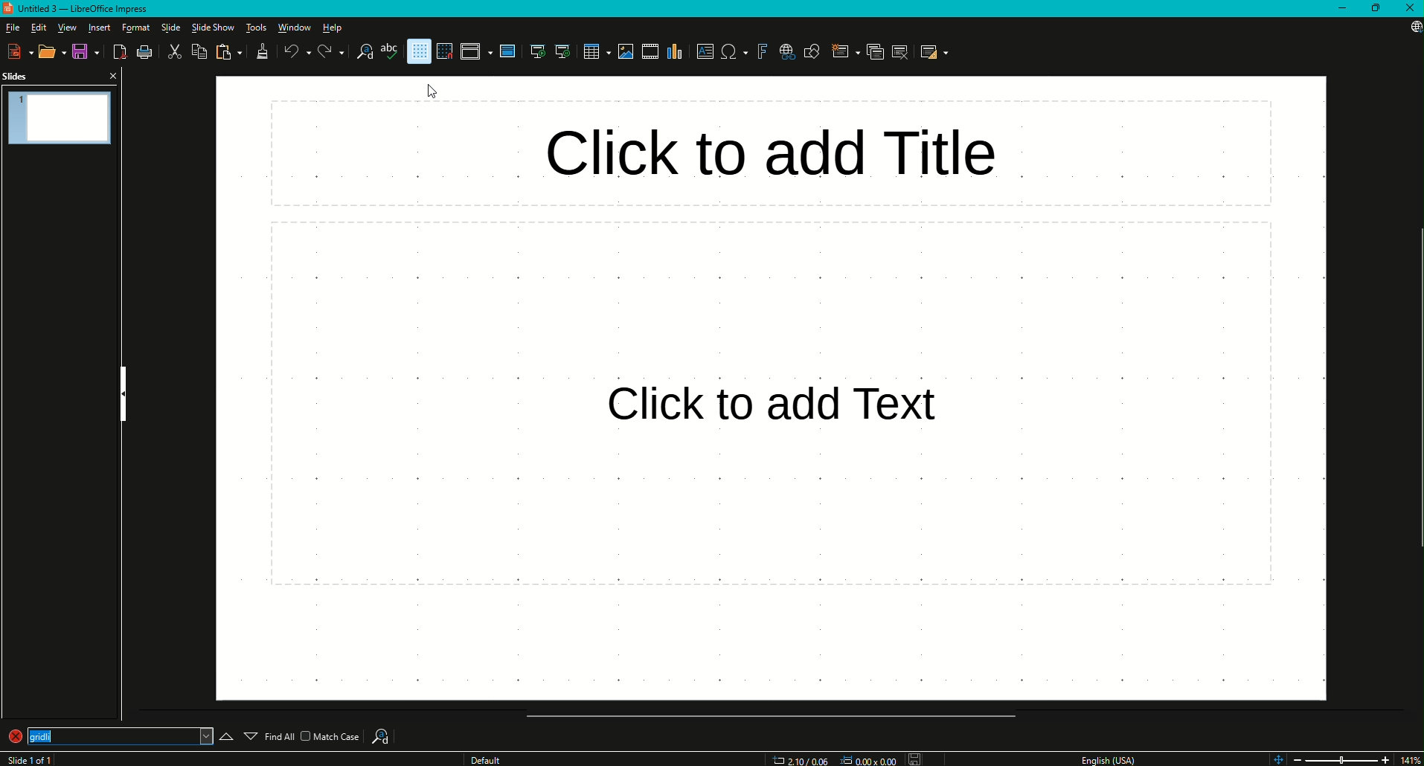 The image size is (1424, 766). I want to click on Help, so click(332, 29).